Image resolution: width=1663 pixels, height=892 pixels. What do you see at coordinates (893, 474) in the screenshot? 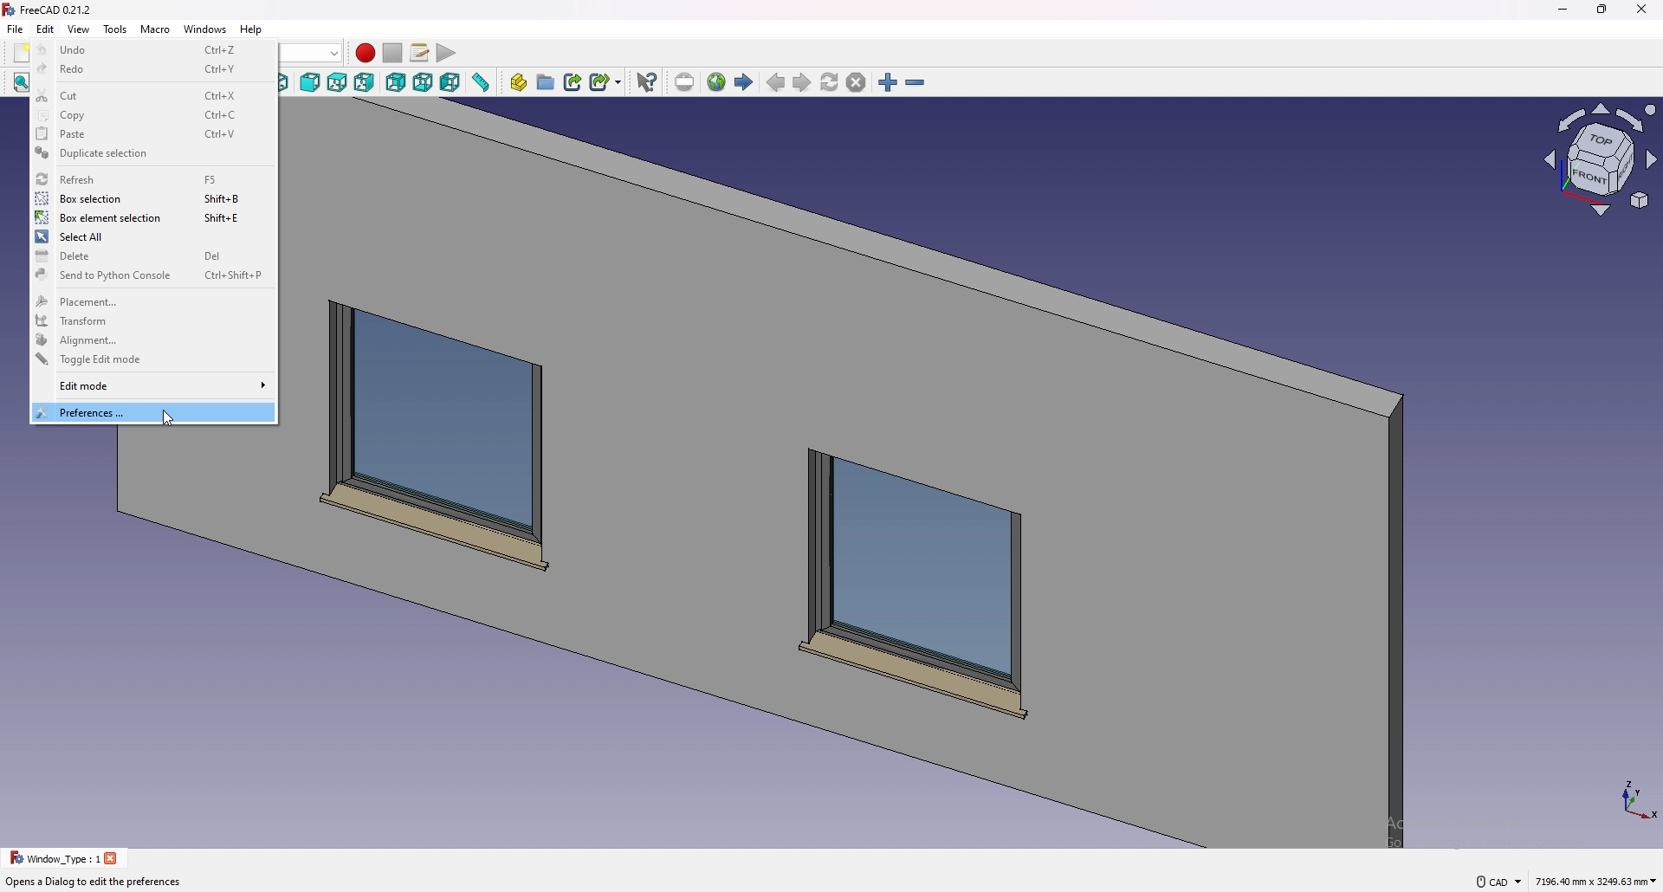
I see `workspace` at bounding box center [893, 474].